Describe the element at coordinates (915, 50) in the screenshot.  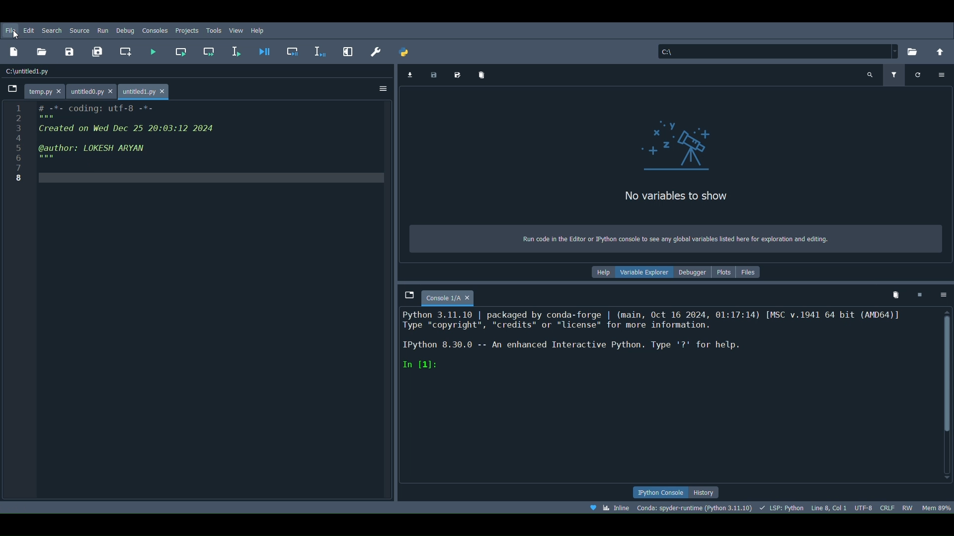
I see `Browse a working directory` at that location.